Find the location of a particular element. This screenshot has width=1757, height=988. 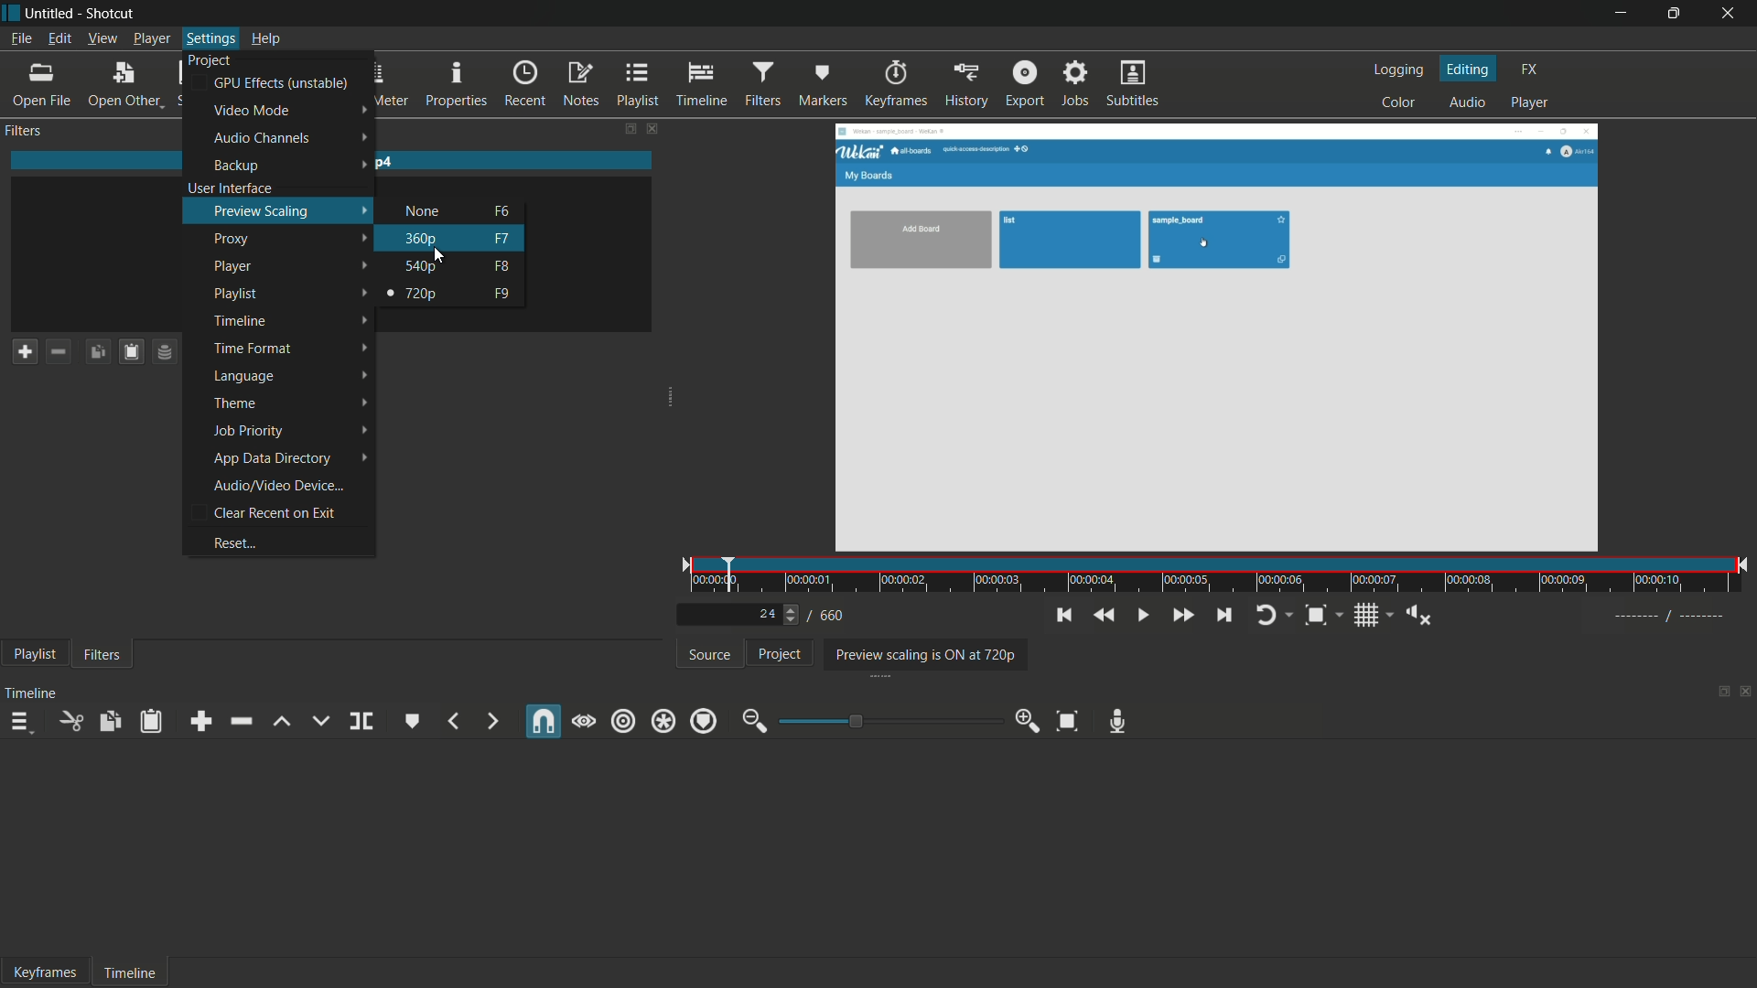

timeline menu is located at coordinates (23, 722).